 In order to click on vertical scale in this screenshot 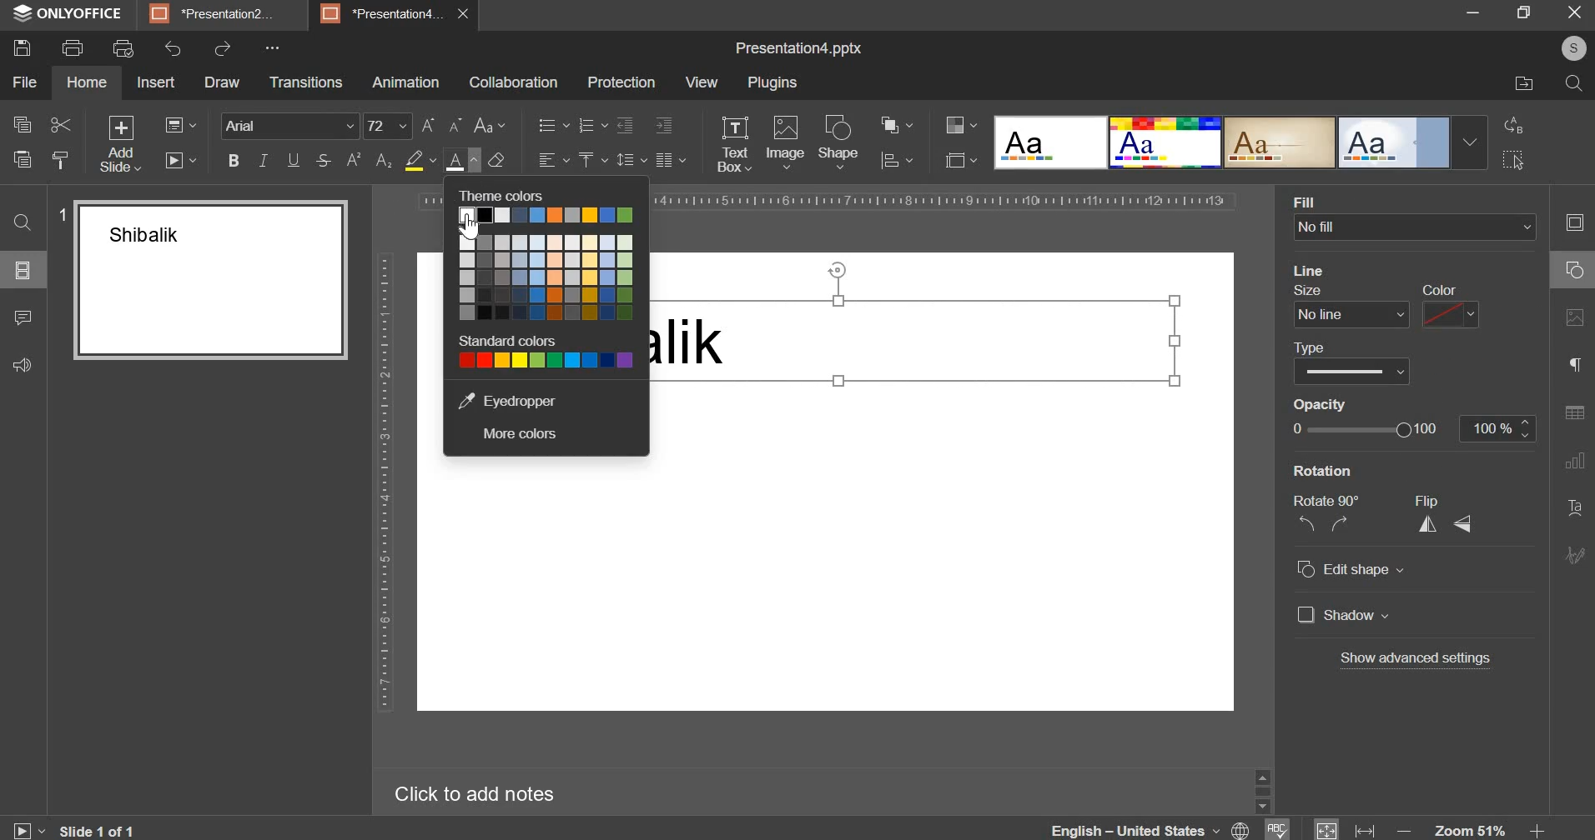, I will do `click(385, 482)`.